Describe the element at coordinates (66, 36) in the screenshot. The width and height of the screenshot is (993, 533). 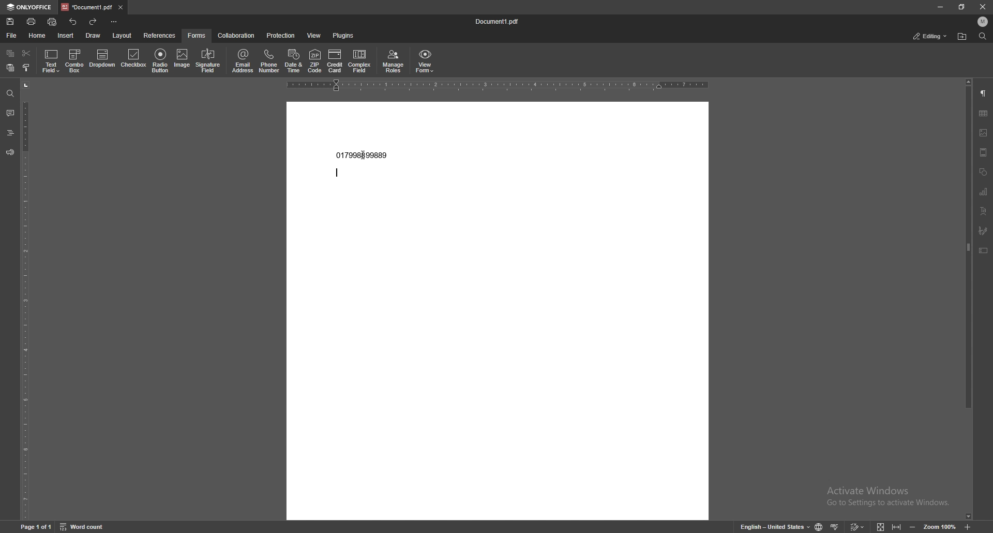
I see `insert` at that location.